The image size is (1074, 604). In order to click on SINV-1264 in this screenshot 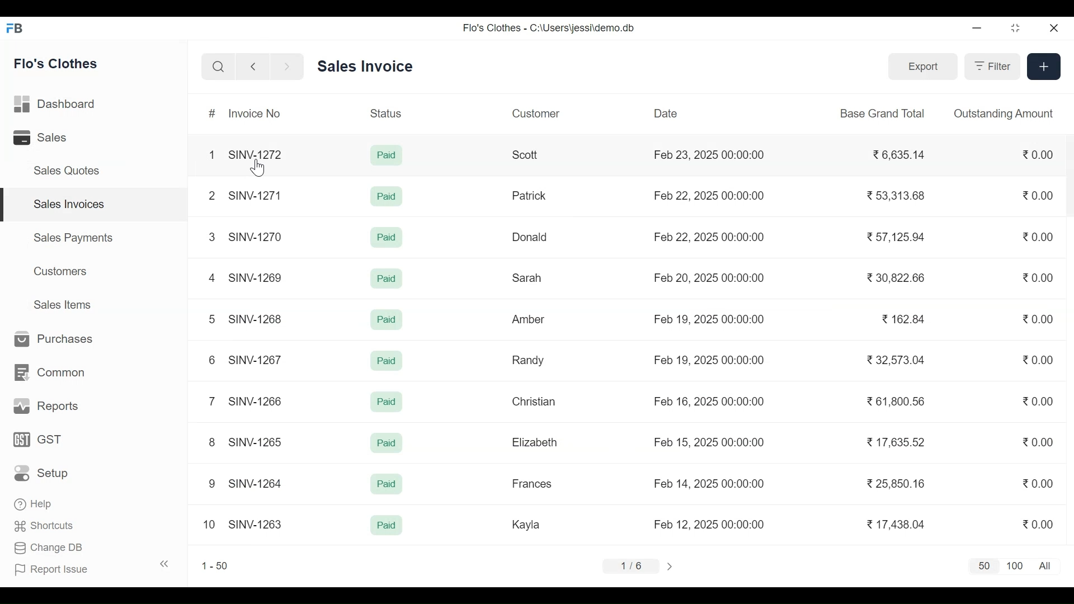, I will do `click(256, 483)`.